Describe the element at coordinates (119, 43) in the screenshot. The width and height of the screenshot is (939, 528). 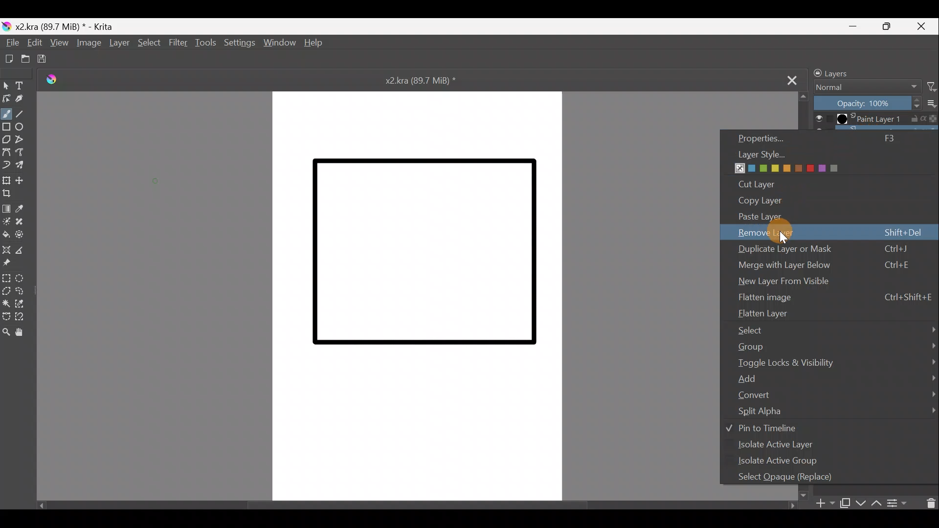
I see `Layer` at that location.